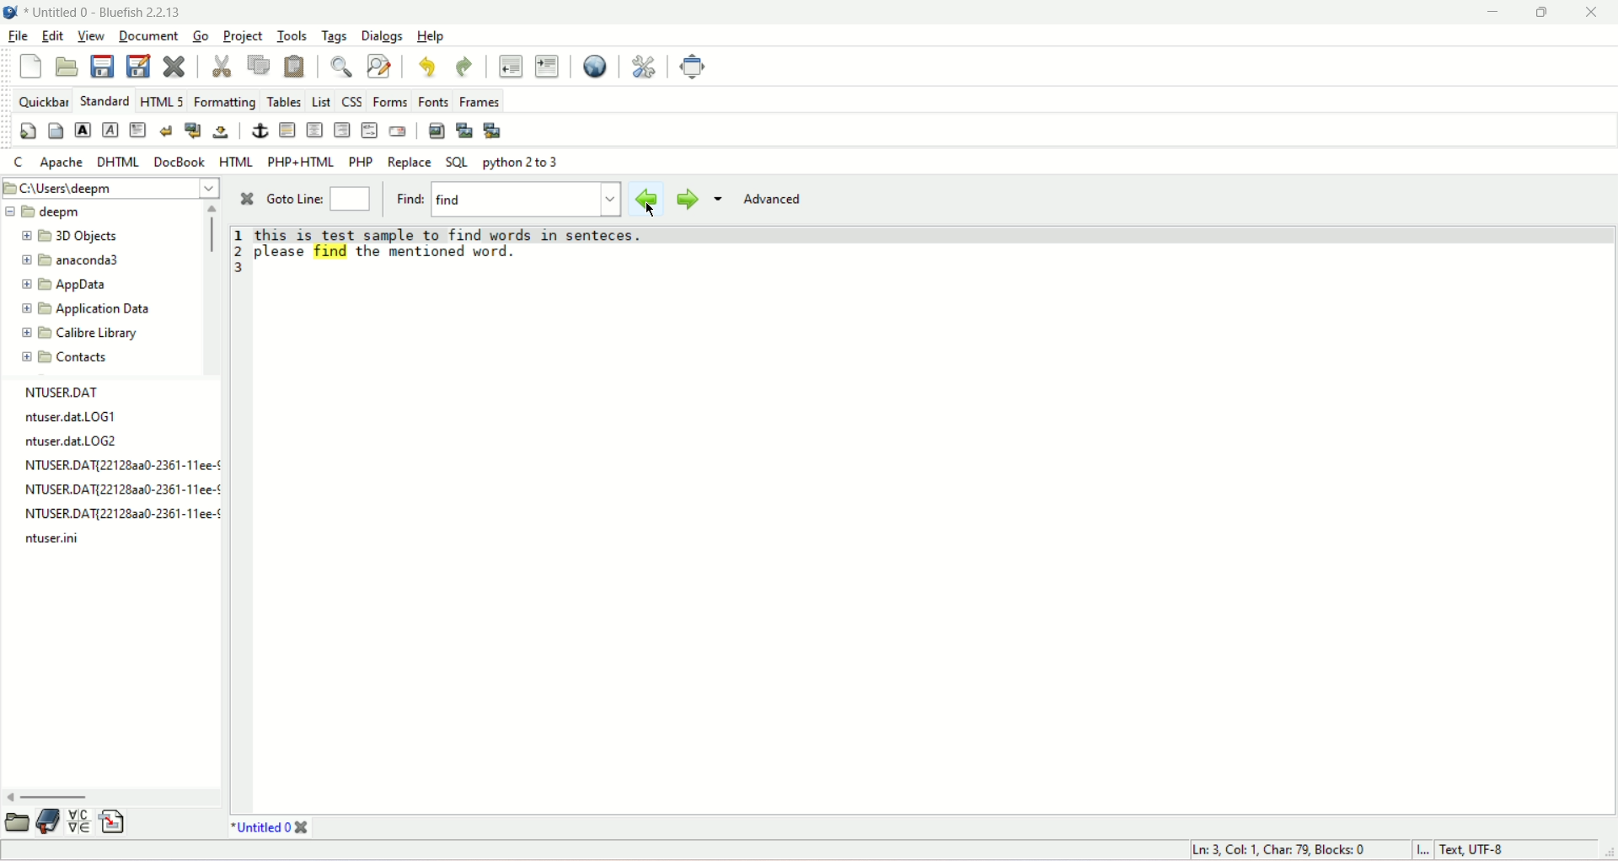 Image resolution: width=1618 pixels, height=861 pixels. I want to click on frames, so click(480, 100).